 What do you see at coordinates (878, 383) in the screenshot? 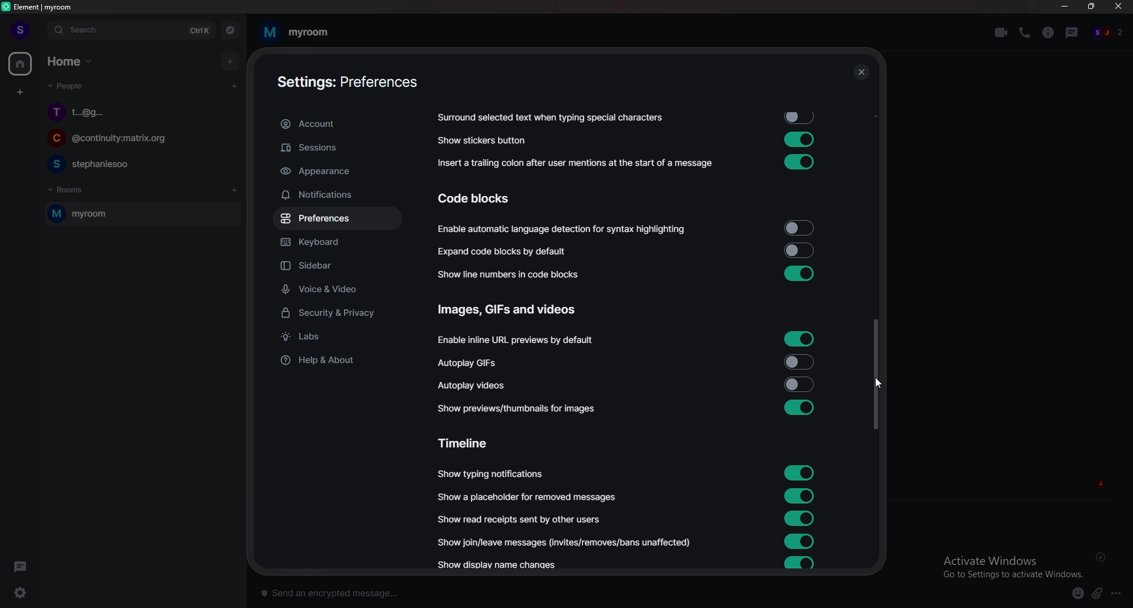
I see `cursor` at bounding box center [878, 383].